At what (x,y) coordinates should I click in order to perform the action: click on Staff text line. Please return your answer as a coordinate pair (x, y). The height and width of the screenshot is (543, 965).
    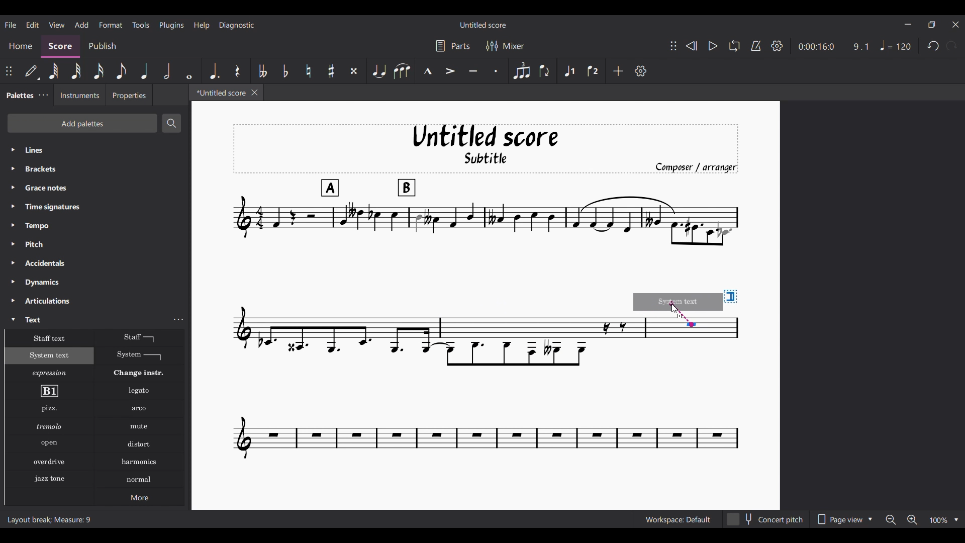
    Looking at the image, I should click on (140, 337).